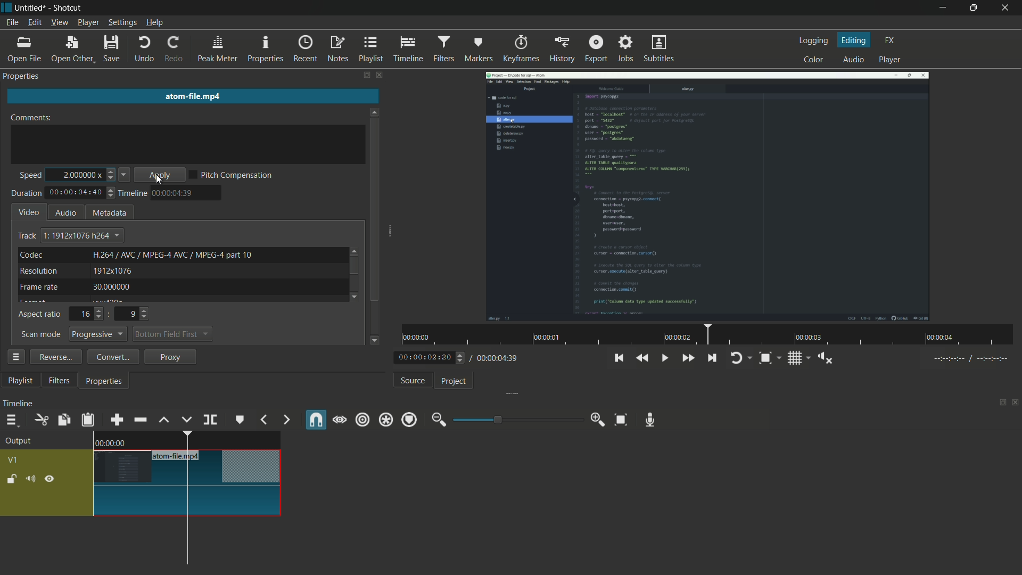 This screenshot has width=1022, height=575. I want to click on 2, so click(78, 172).